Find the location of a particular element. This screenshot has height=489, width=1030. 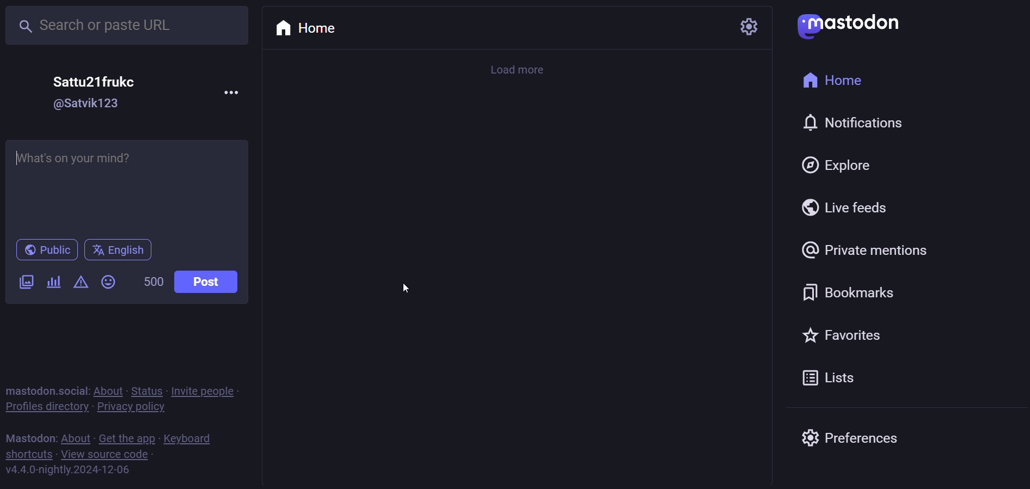

Get the app is located at coordinates (126, 436).